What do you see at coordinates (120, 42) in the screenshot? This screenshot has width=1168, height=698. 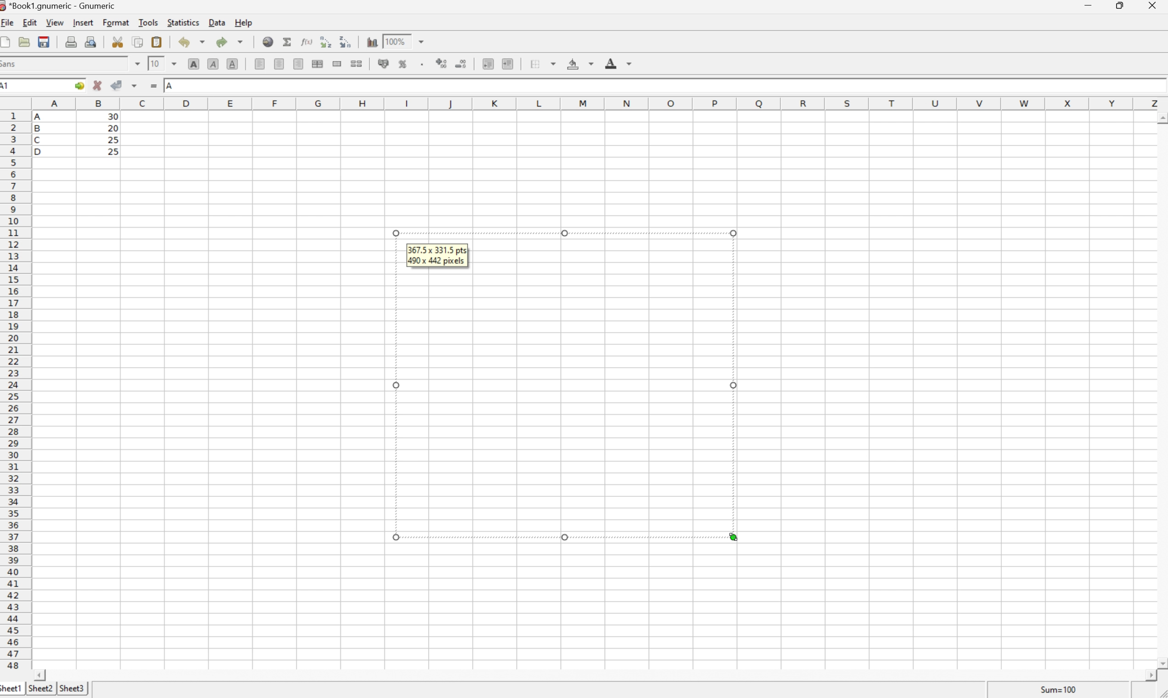 I see `Cut the selection` at bounding box center [120, 42].